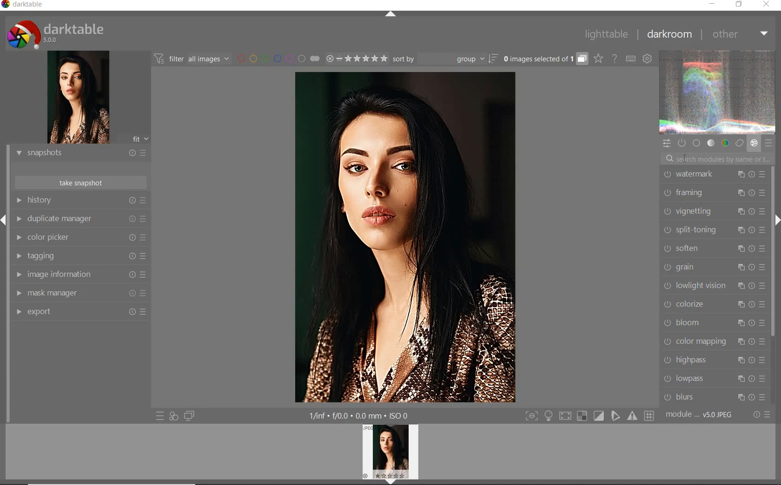 This screenshot has width=781, height=485. I want to click on SOFTEN, so click(713, 248).